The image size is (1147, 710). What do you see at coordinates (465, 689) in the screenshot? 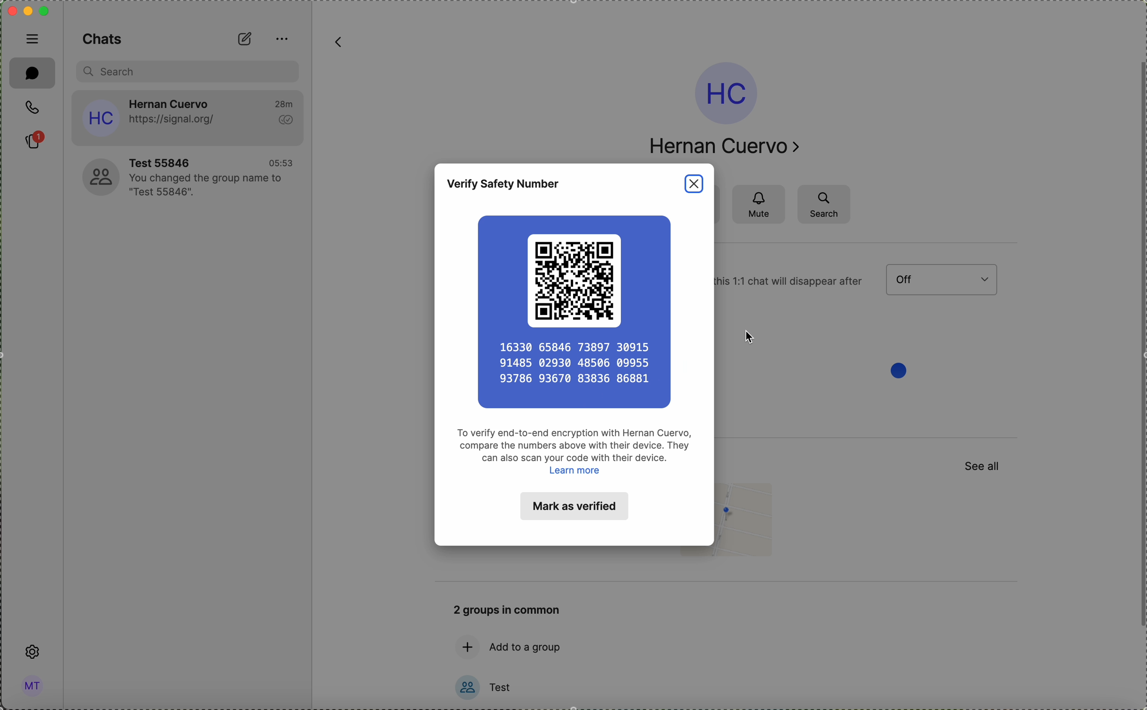
I see `profile` at bounding box center [465, 689].